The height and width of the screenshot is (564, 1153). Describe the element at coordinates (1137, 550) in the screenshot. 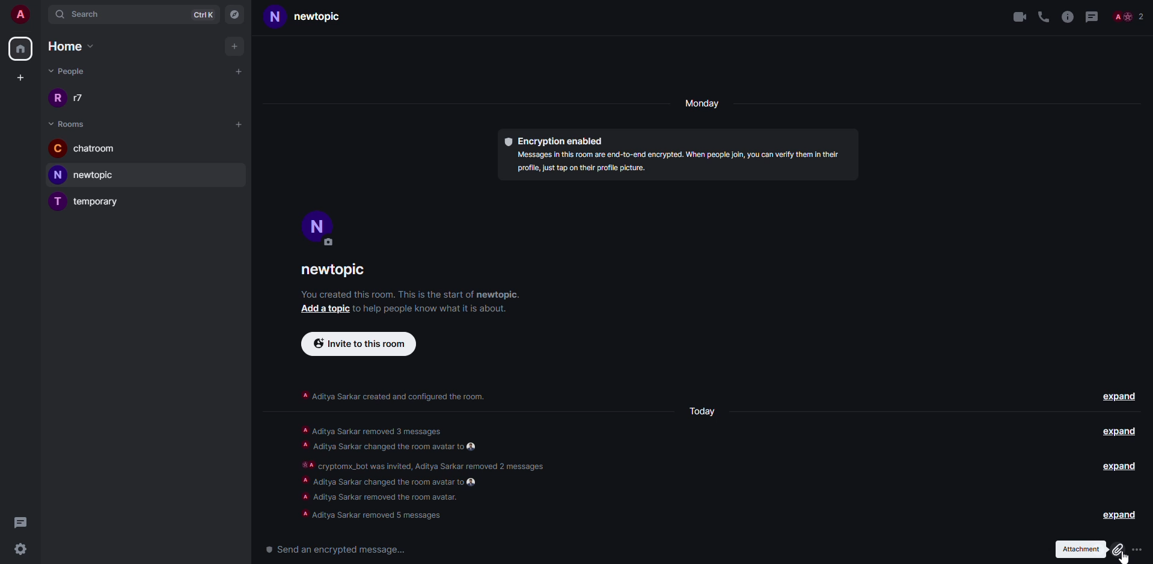

I see `more` at that location.